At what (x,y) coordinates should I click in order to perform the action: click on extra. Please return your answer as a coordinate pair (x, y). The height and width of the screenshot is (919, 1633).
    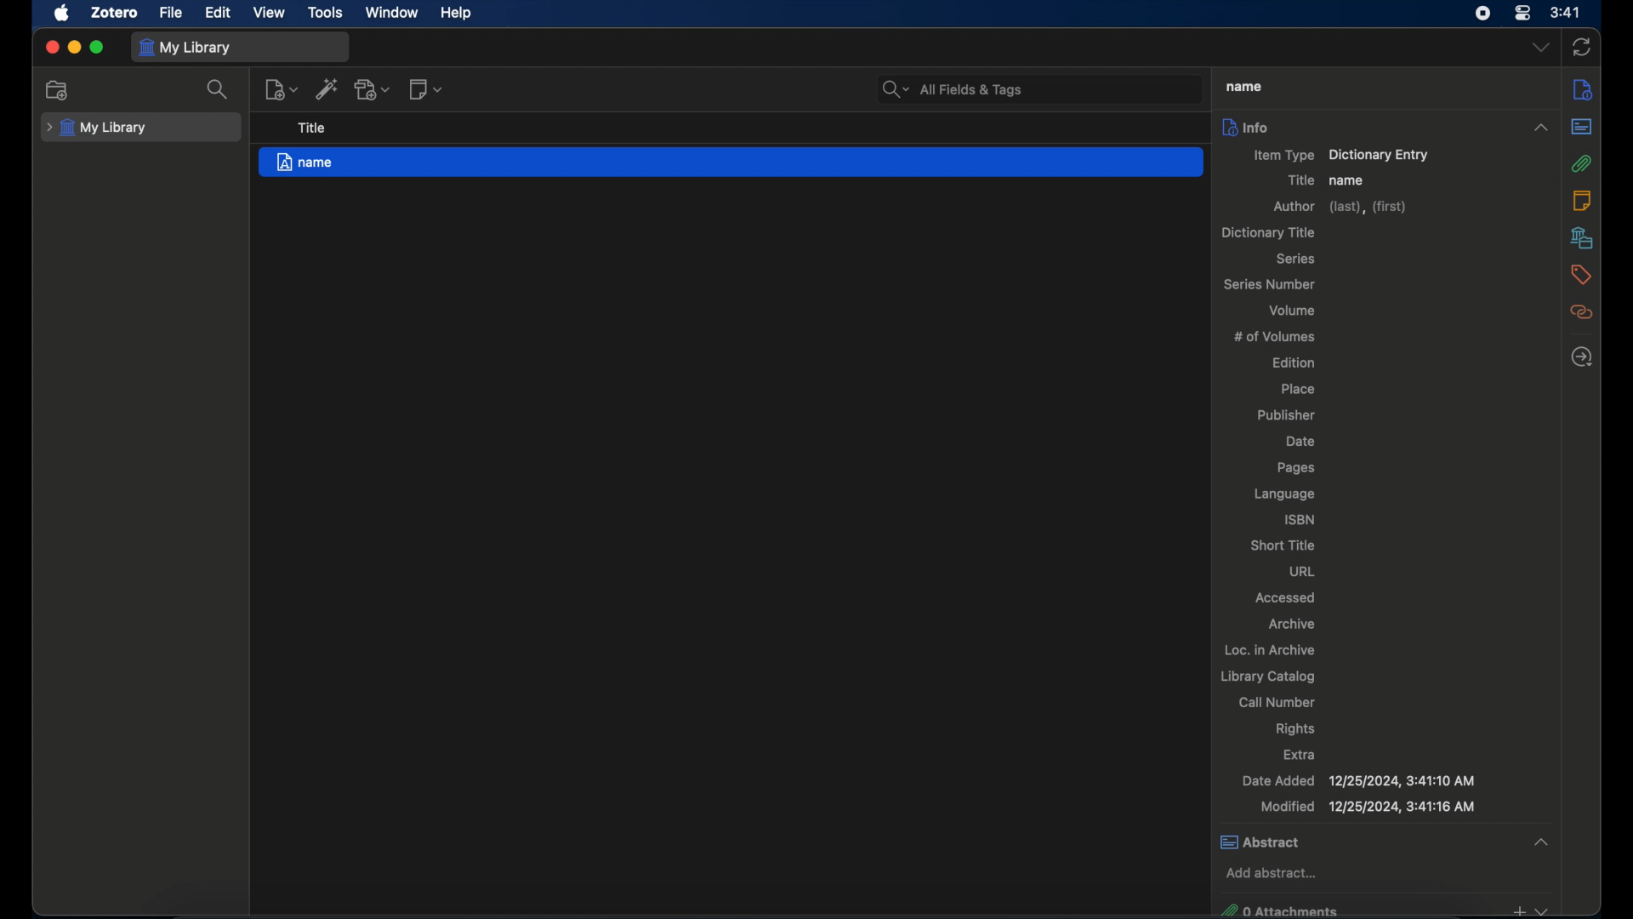
    Looking at the image, I should click on (1301, 754).